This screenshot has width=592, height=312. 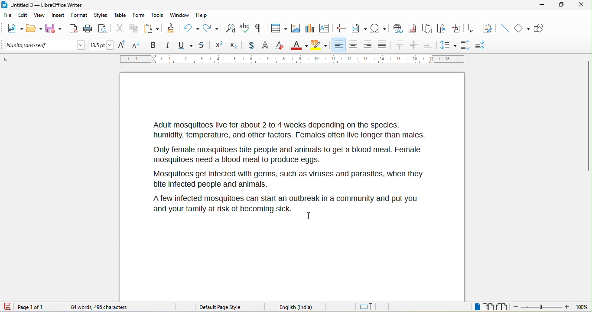 What do you see at coordinates (39, 16) in the screenshot?
I see `view` at bounding box center [39, 16].